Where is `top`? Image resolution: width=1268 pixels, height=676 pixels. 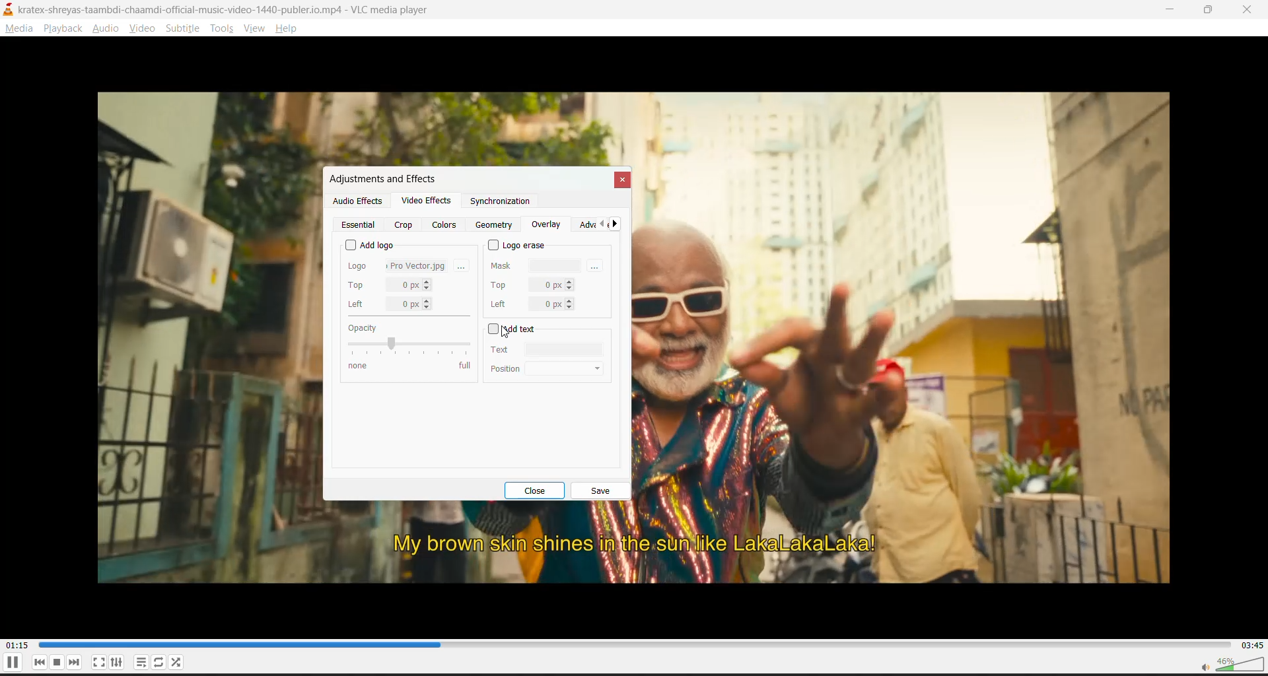
top is located at coordinates (532, 283).